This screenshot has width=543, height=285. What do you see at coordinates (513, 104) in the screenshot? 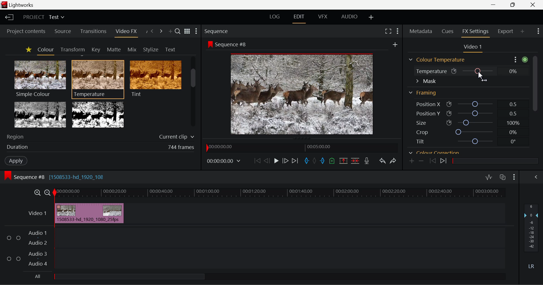
I see `0.5` at bounding box center [513, 104].